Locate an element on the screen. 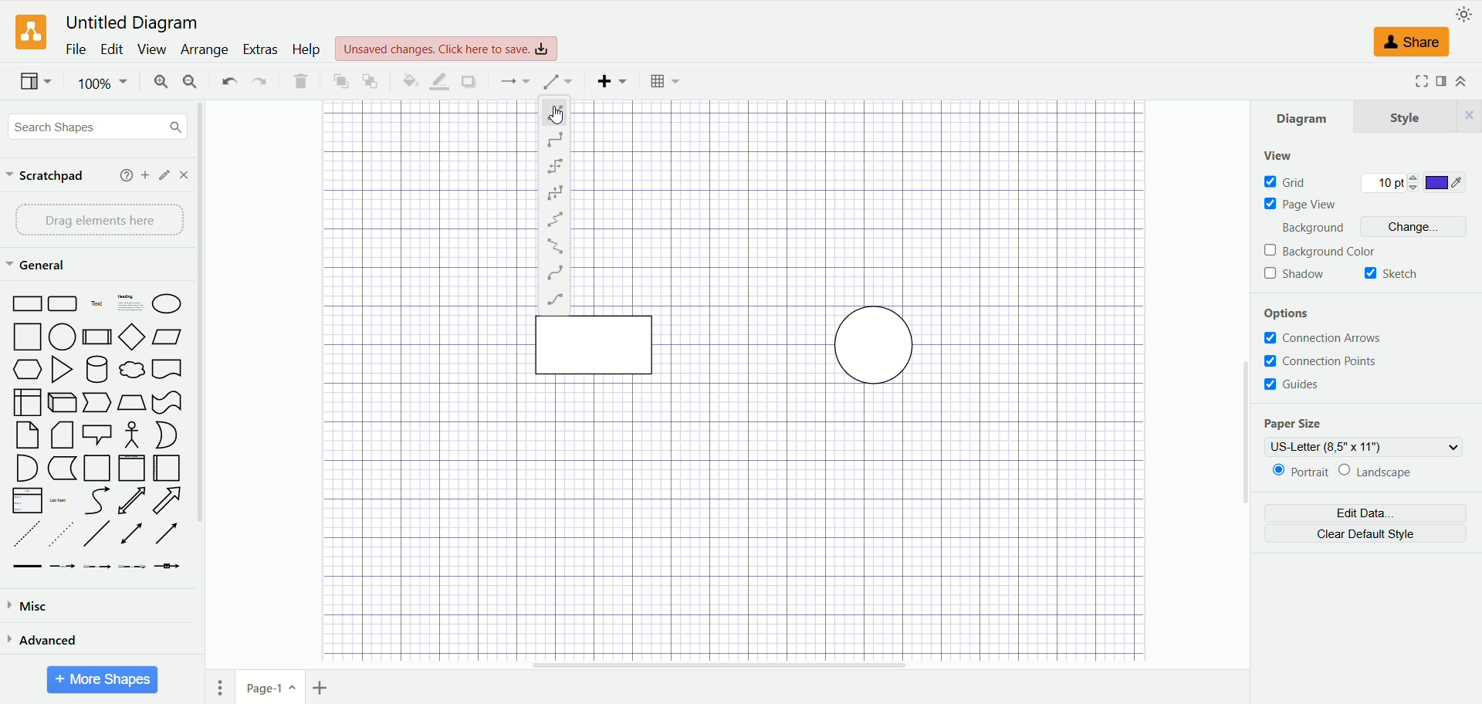 The height and width of the screenshot is (704, 1482). arrange is located at coordinates (204, 50).